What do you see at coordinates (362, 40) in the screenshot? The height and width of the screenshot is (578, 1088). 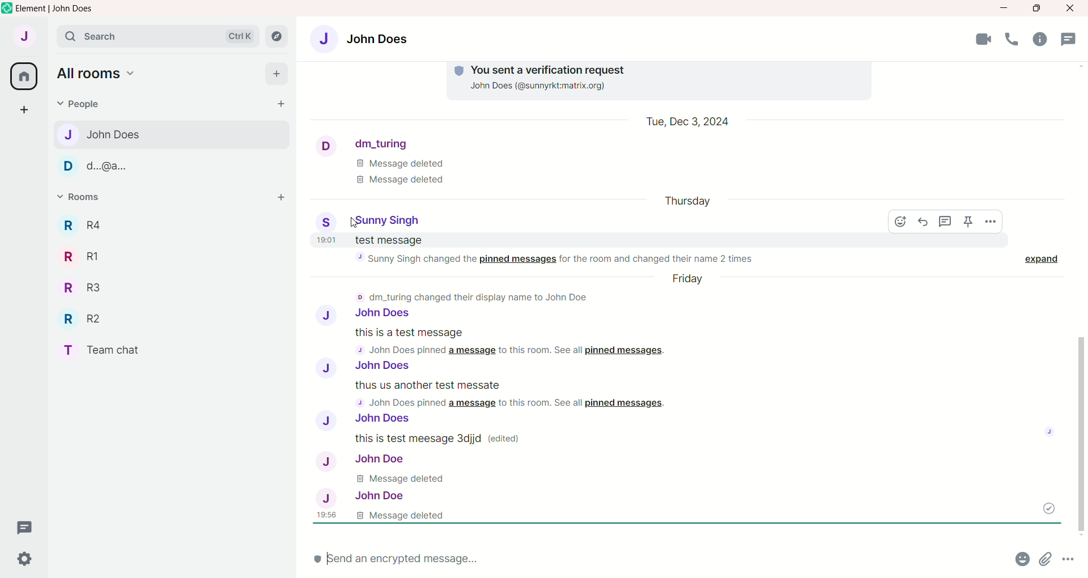 I see `John Does` at bounding box center [362, 40].